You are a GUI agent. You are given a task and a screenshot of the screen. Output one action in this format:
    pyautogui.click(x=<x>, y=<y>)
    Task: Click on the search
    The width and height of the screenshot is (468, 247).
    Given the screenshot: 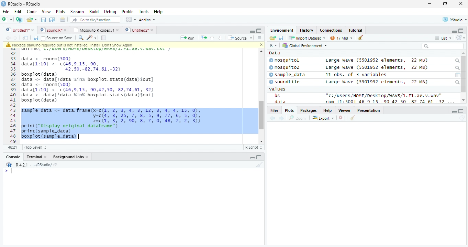 What is the action you would take?
    pyautogui.click(x=457, y=61)
    